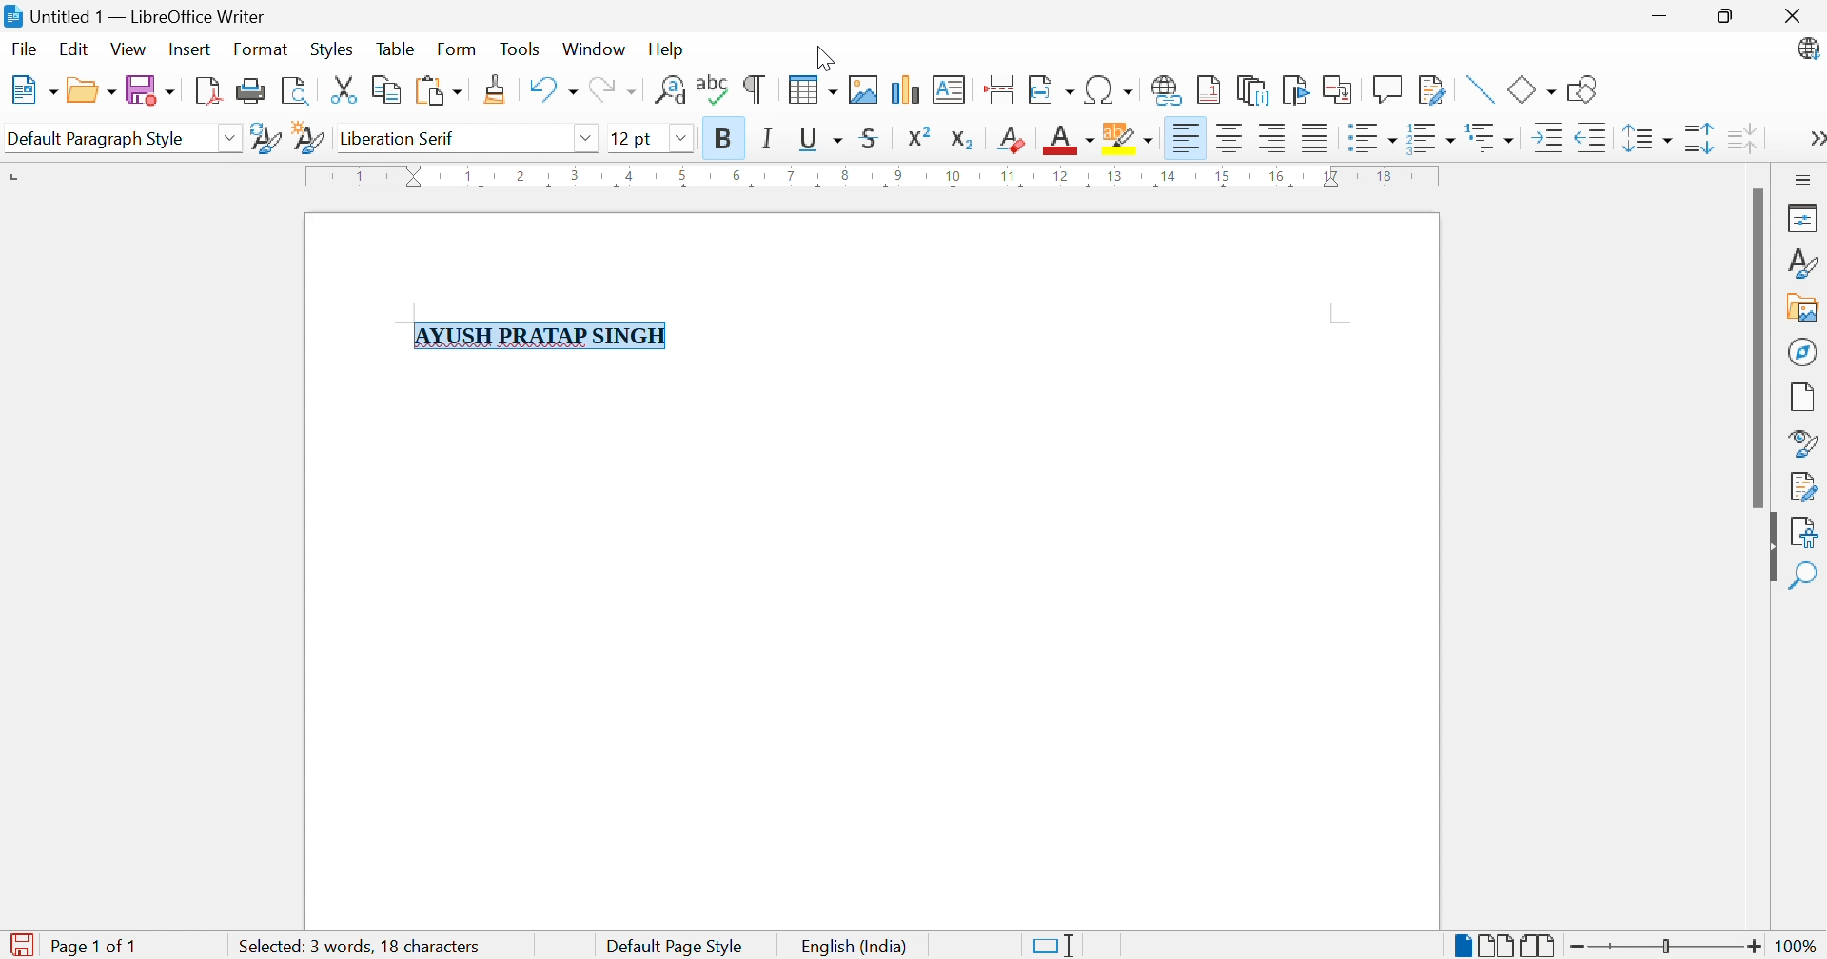 This screenshot has height=959, width=1827. Describe the element at coordinates (99, 946) in the screenshot. I see `Page 1 of 1` at that location.